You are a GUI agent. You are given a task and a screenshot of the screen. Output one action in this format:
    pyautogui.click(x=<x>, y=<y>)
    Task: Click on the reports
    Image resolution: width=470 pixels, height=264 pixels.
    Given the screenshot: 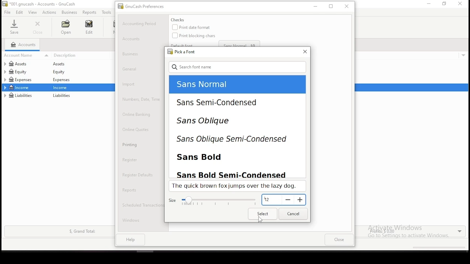 What is the action you would take?
    pyautogui.click(x=89, y=12)
    